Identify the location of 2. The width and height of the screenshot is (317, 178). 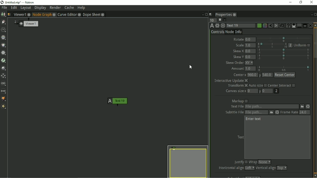
(291, 45).